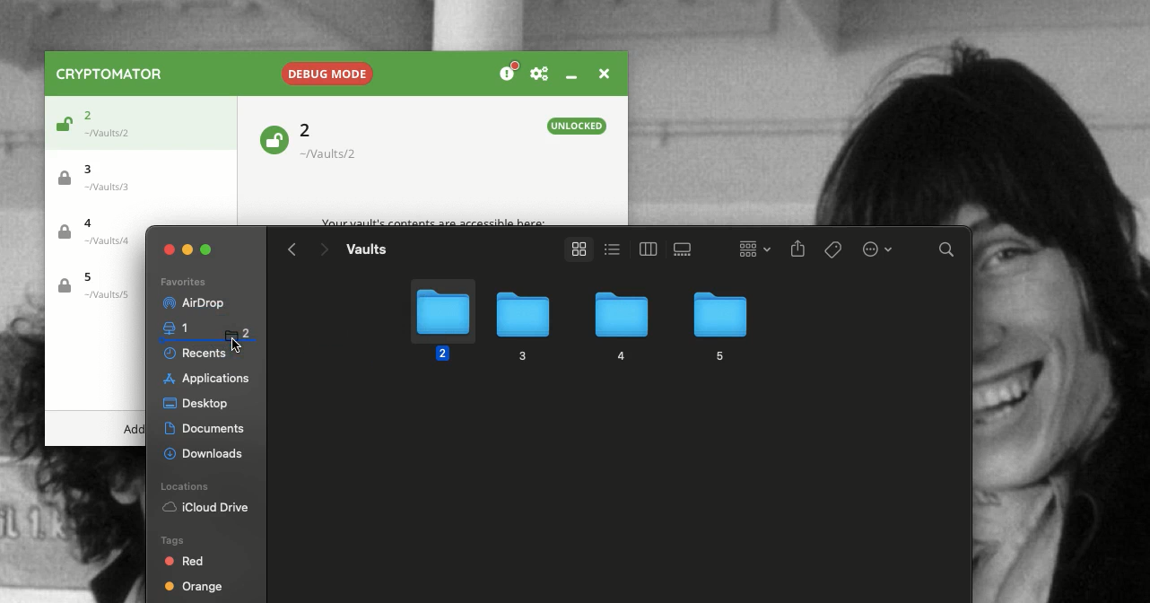  What do you see at coordinates (338, 141) in the screenshot?
I see `Vault 2` at bounding box center [338, 141].